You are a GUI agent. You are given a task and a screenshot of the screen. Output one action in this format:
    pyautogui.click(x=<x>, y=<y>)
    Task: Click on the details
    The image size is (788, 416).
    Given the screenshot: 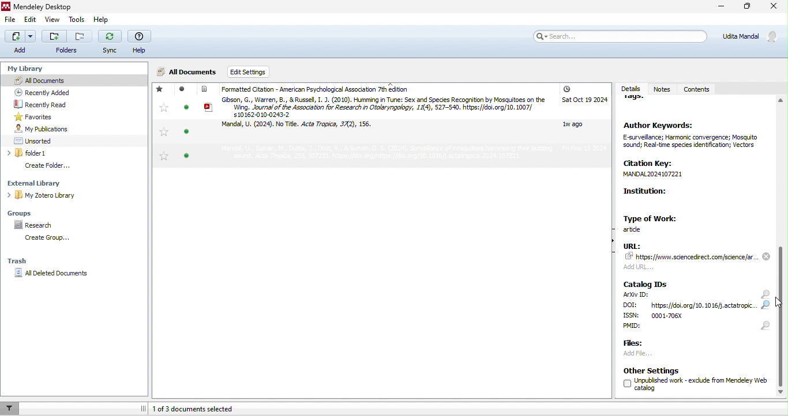 What is the action you would take?
    pyautogui.click(x=629, y=86)
    